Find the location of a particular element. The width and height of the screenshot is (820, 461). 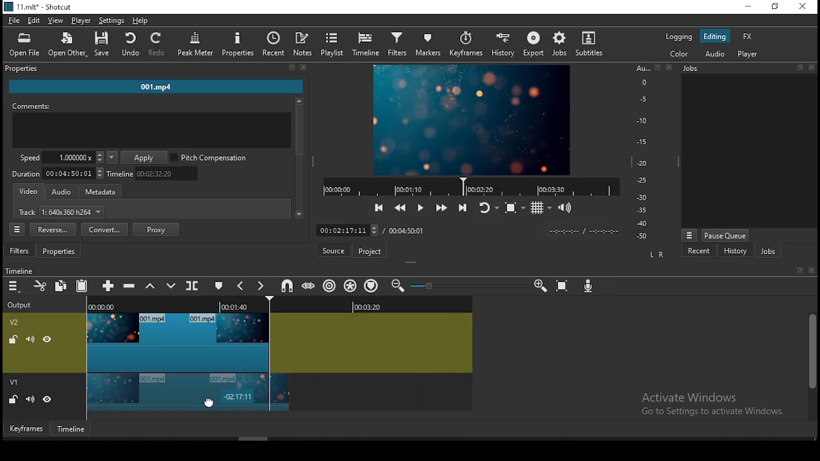

skip to the next point is located at coordinates (465, 207).